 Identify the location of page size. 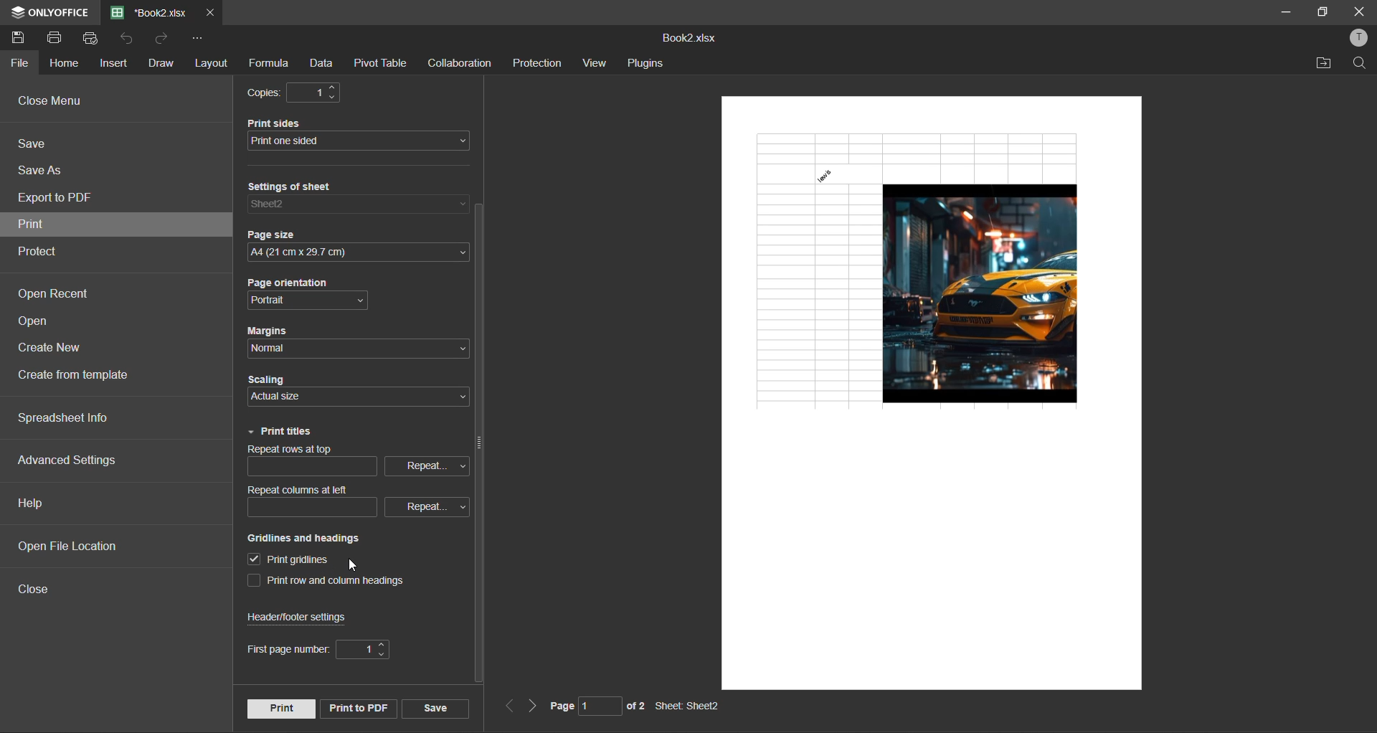
(280, 233).